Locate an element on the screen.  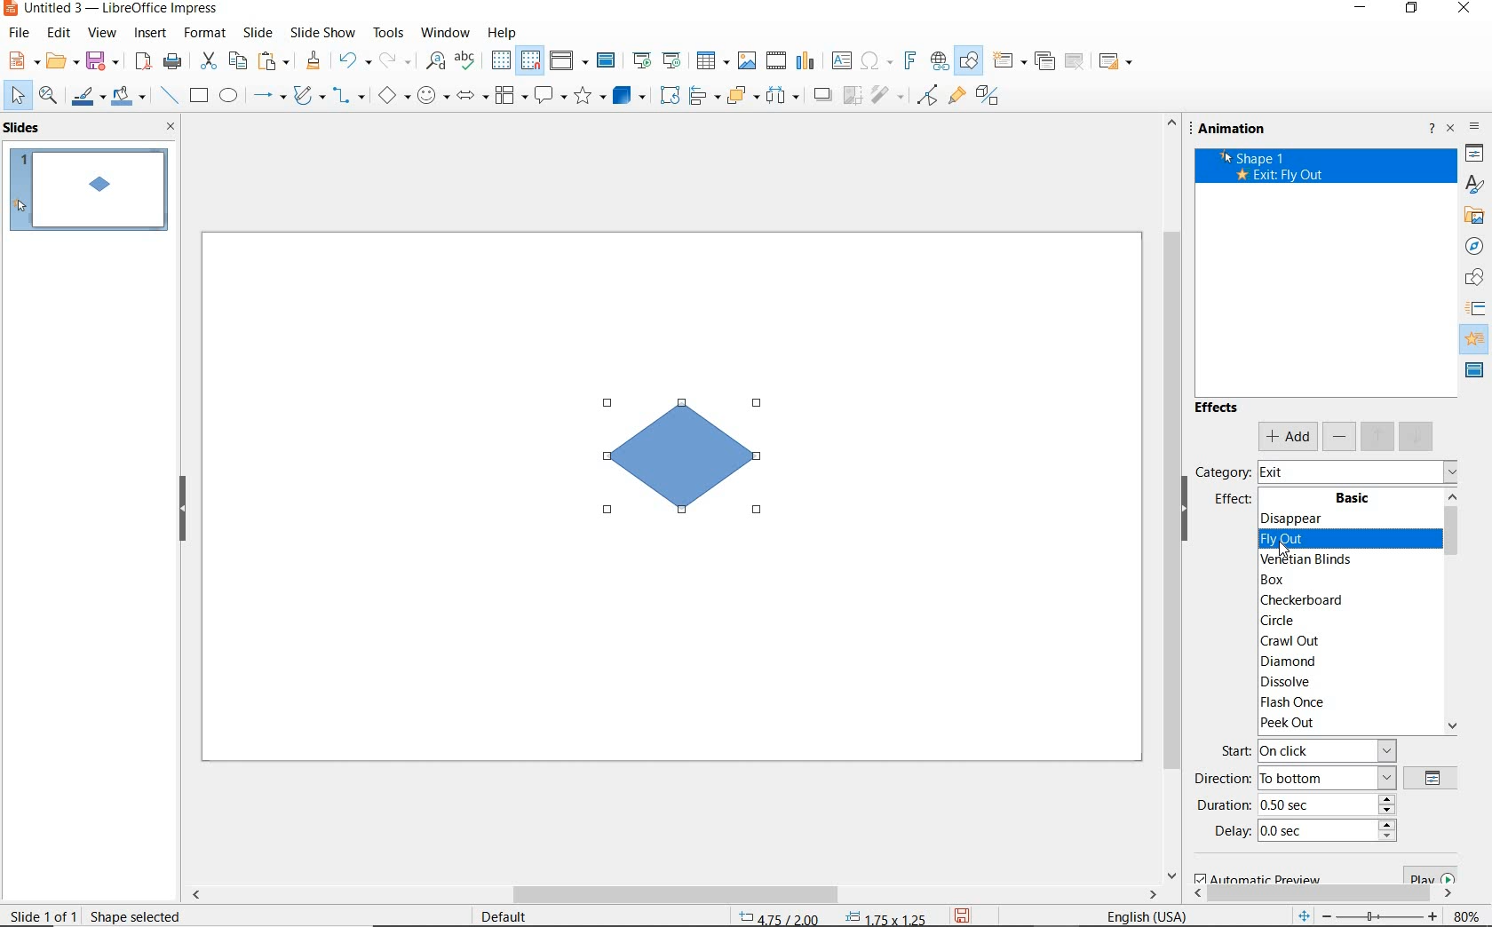
slide 1 is located at coordinates (88, 192).